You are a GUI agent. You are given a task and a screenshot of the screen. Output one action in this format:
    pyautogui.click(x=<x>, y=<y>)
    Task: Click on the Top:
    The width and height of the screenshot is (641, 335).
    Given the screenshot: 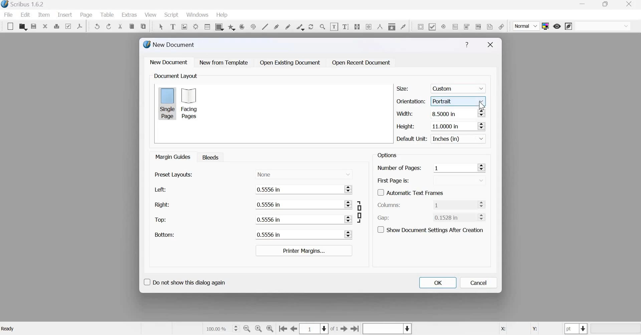 What is the action you would take?
    pyautogui.click(x=161, y=220)
    